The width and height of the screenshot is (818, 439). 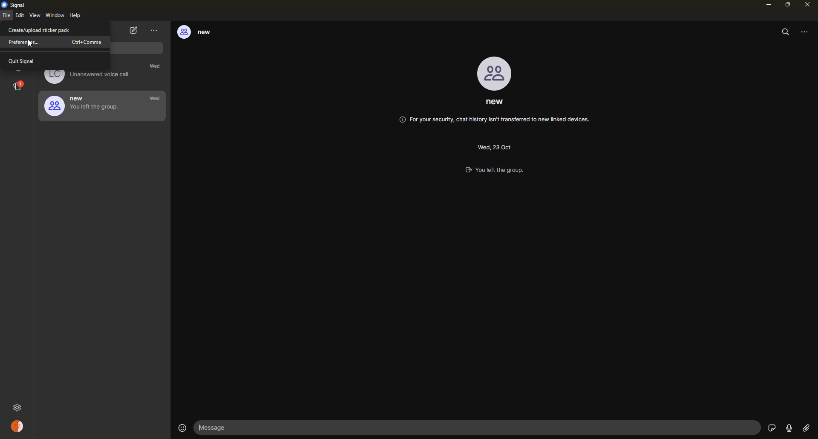 What do you see at coordinates (18, 406) in the screenshot?
I see `settings` at bounding box center [18, 406].